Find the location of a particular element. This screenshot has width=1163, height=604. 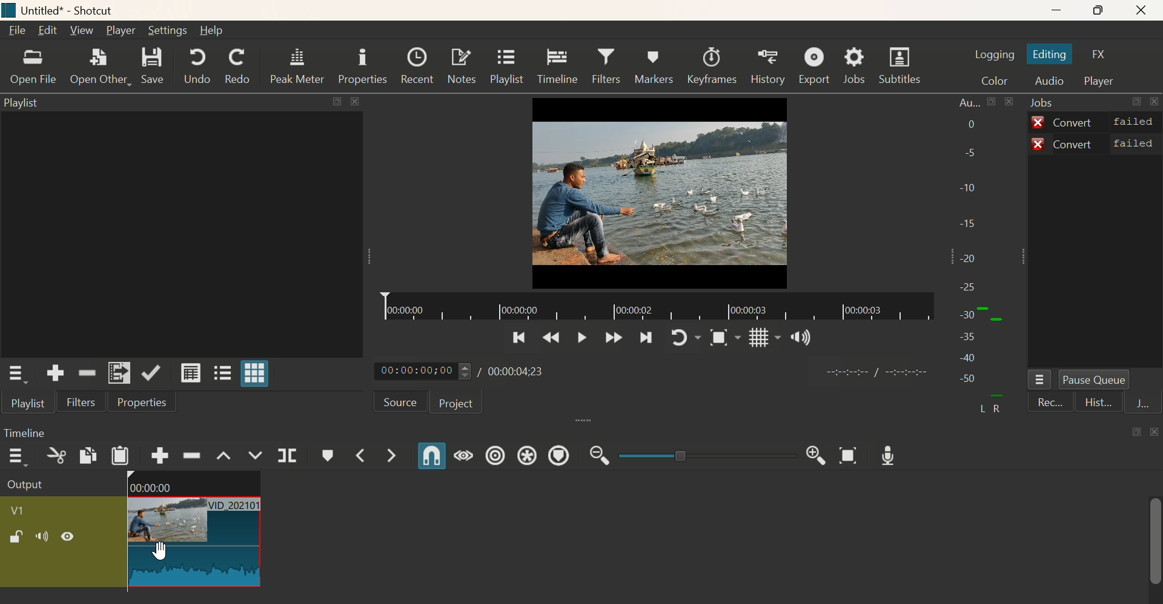

 is located at coordinates (600, 455).